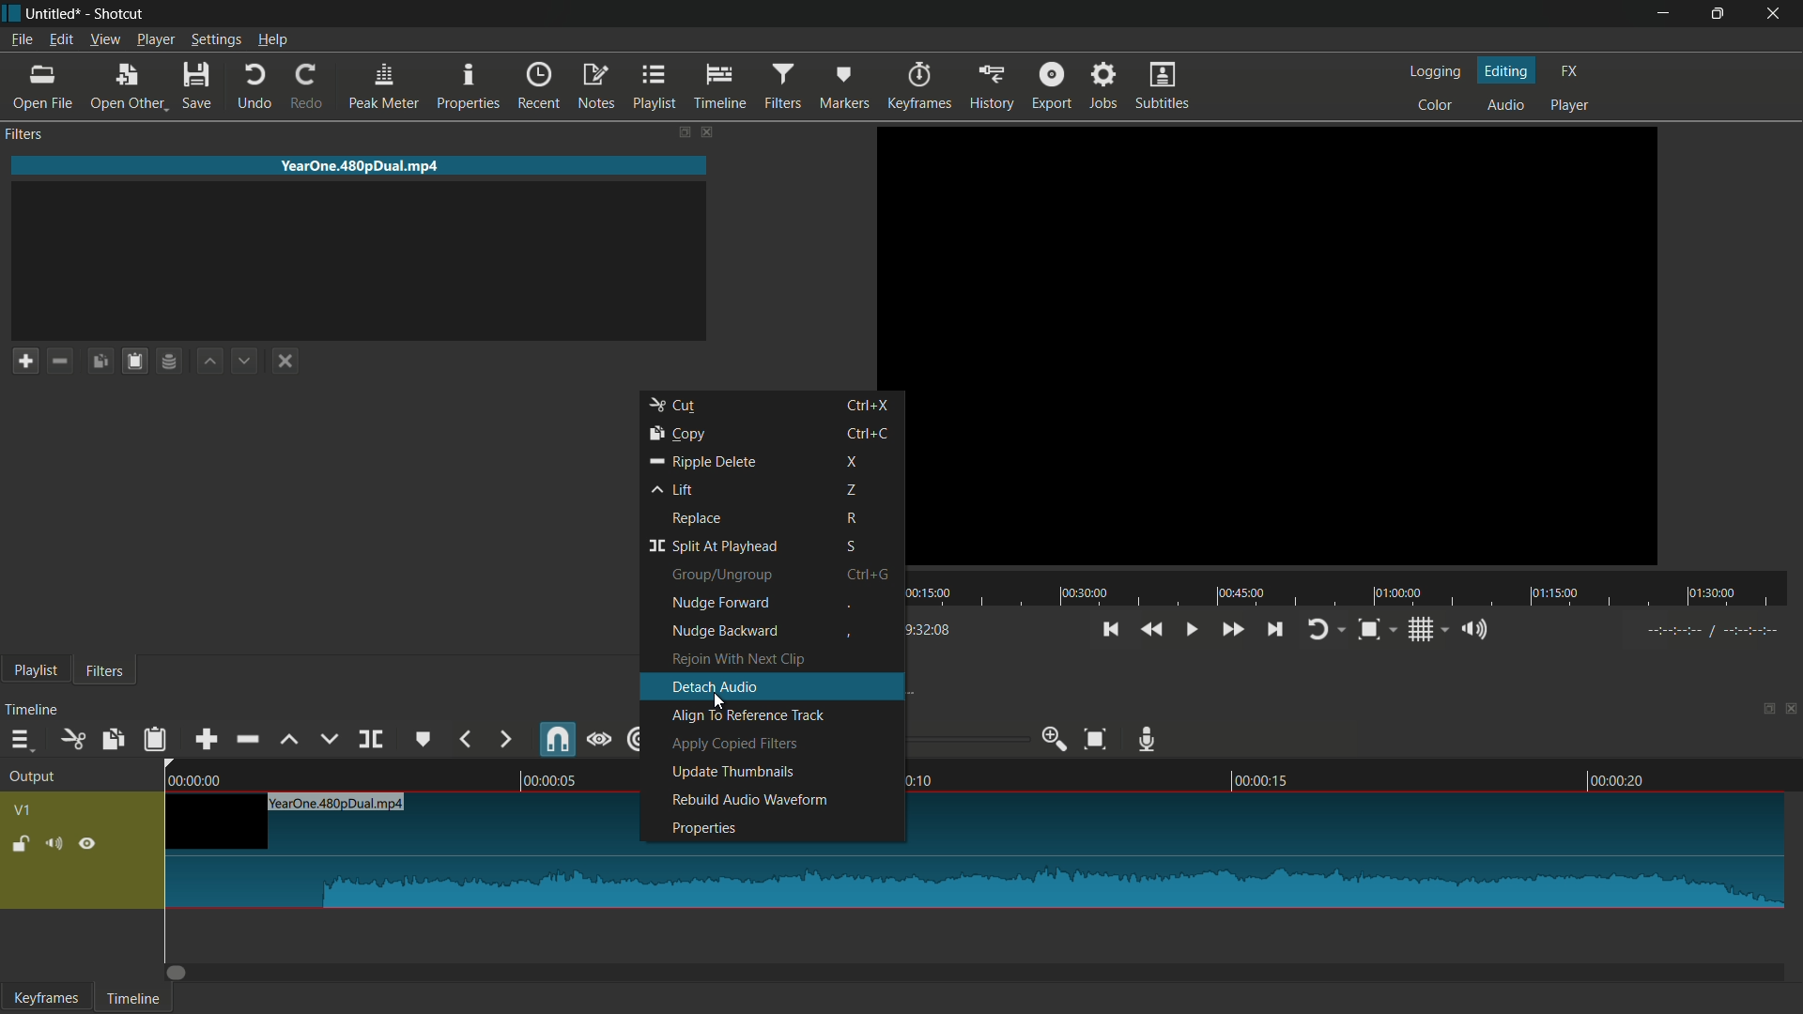 This screenshot has width=1803, height=1014. I want to click on close app, so click(1776, 14).